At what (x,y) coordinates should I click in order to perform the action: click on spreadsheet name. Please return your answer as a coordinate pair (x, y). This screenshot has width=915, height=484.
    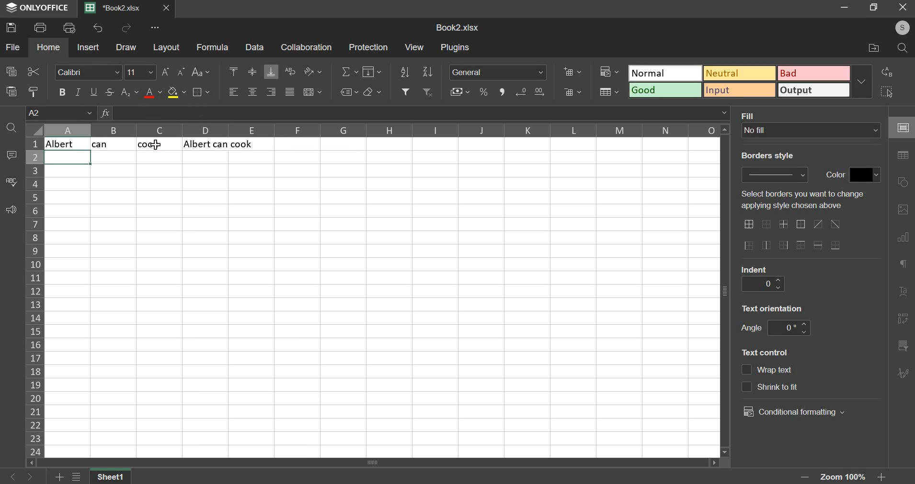
    Looking at the image, I should click on (457, 28).